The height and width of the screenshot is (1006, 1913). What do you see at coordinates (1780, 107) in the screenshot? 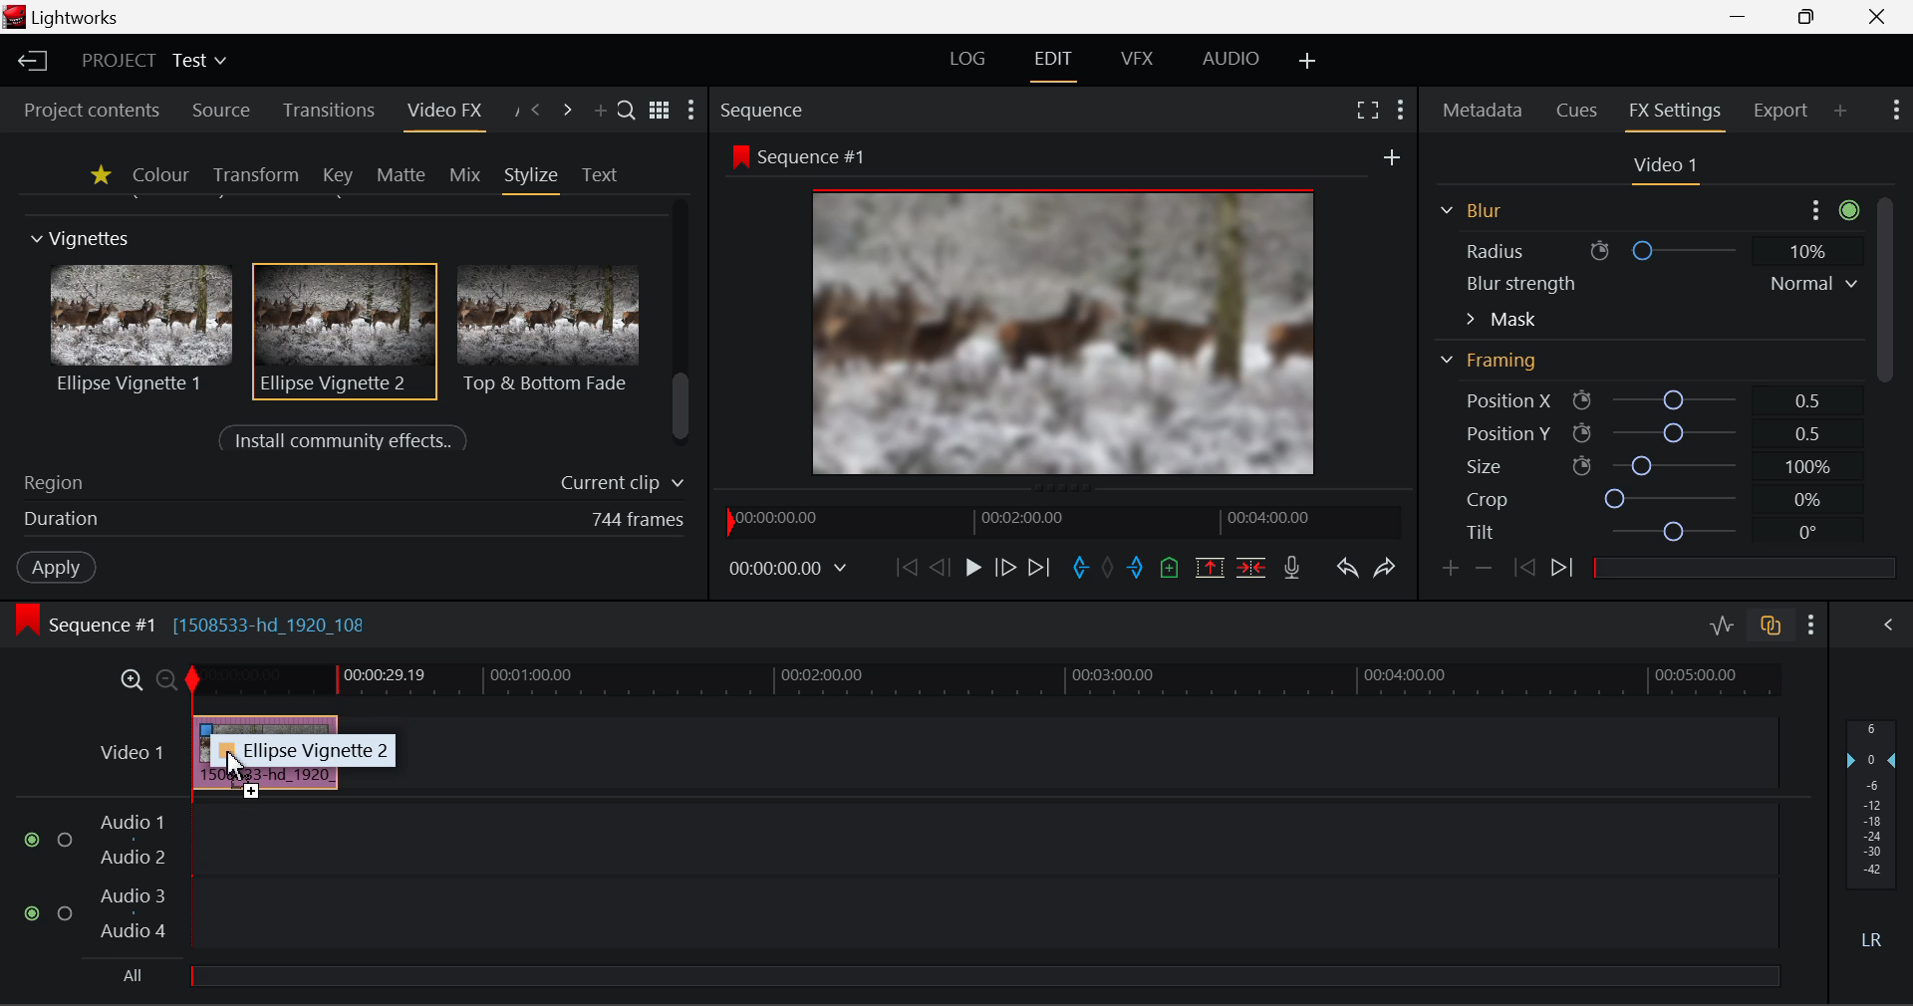
I see `Export` at bounding box center [1780, 107].